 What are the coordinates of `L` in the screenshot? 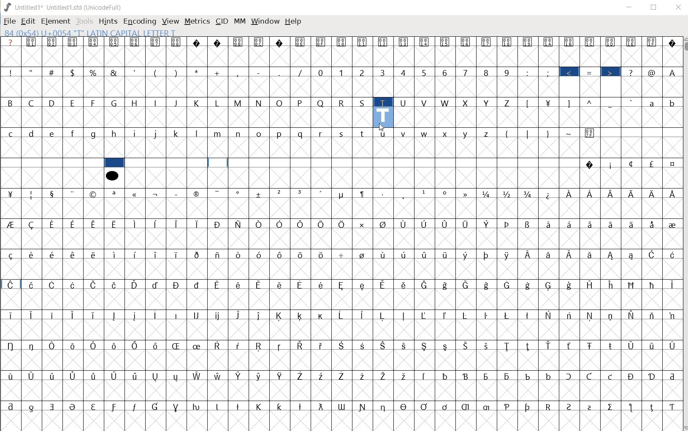 It's located at (219, 102).